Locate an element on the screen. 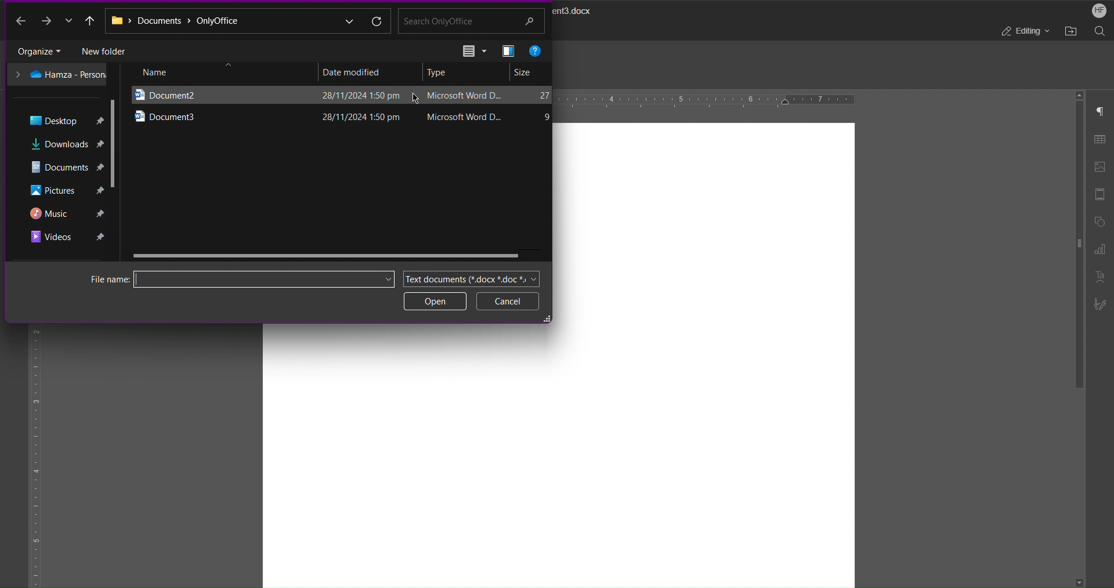  New Folder is located at coordinates (109, 49).